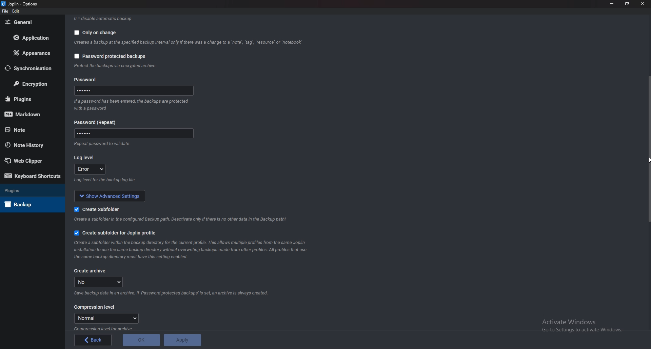 The height and width of the screenshot is (349, 651). Describe the element at coordinates (172, 293) in the screenshot. I see `Info` at that location.